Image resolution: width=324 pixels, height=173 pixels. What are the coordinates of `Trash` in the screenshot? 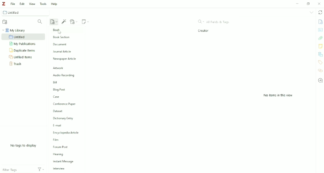 It's located at (18, 64).